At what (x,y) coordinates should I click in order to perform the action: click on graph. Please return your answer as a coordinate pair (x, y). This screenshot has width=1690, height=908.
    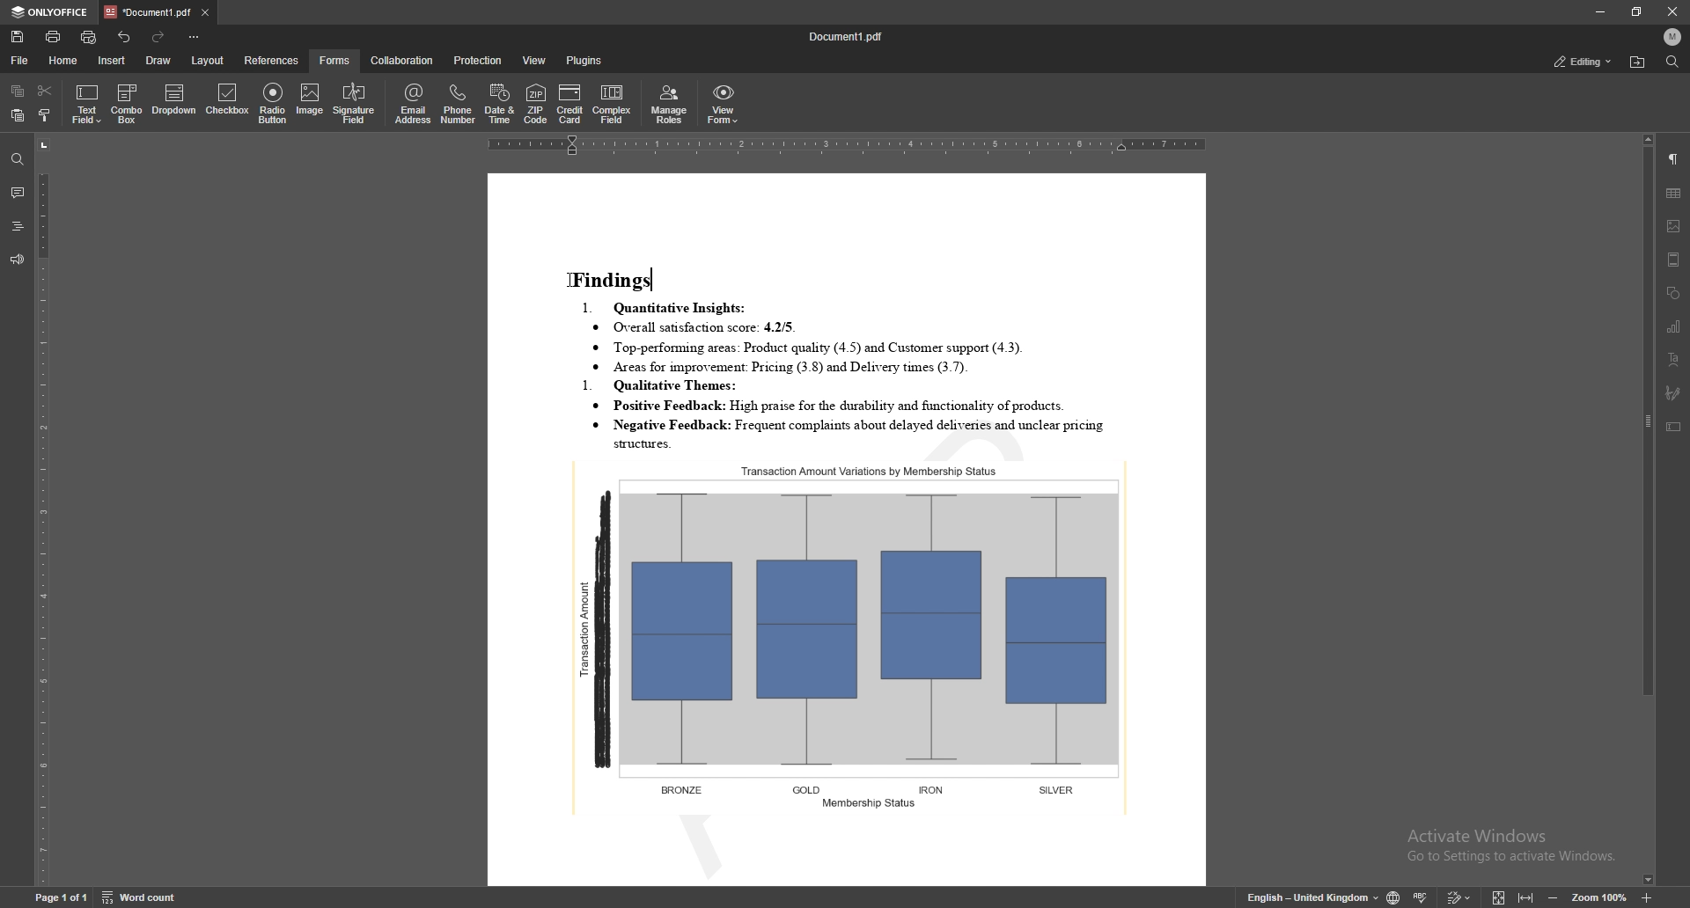
    Looking at the image, I should click on (853, 633).